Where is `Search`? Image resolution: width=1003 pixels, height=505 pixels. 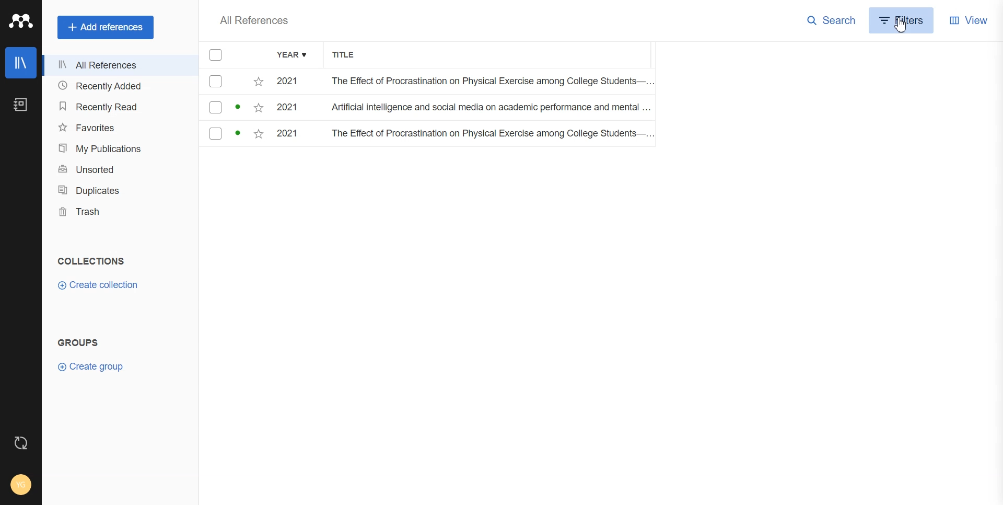 Search is located at coordinates (832, 20).